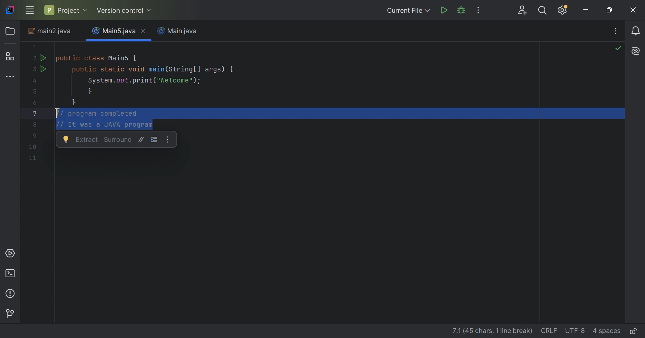 This screenshot has width=645, height=338. I want to click on Services, so click(12, 254).